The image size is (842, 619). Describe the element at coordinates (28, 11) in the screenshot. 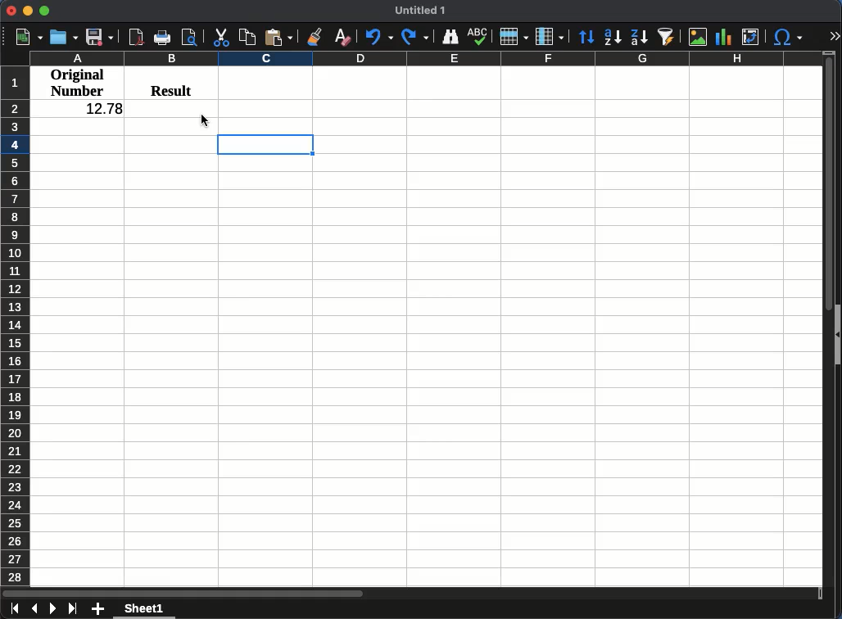

I see `Minimize` at that location.